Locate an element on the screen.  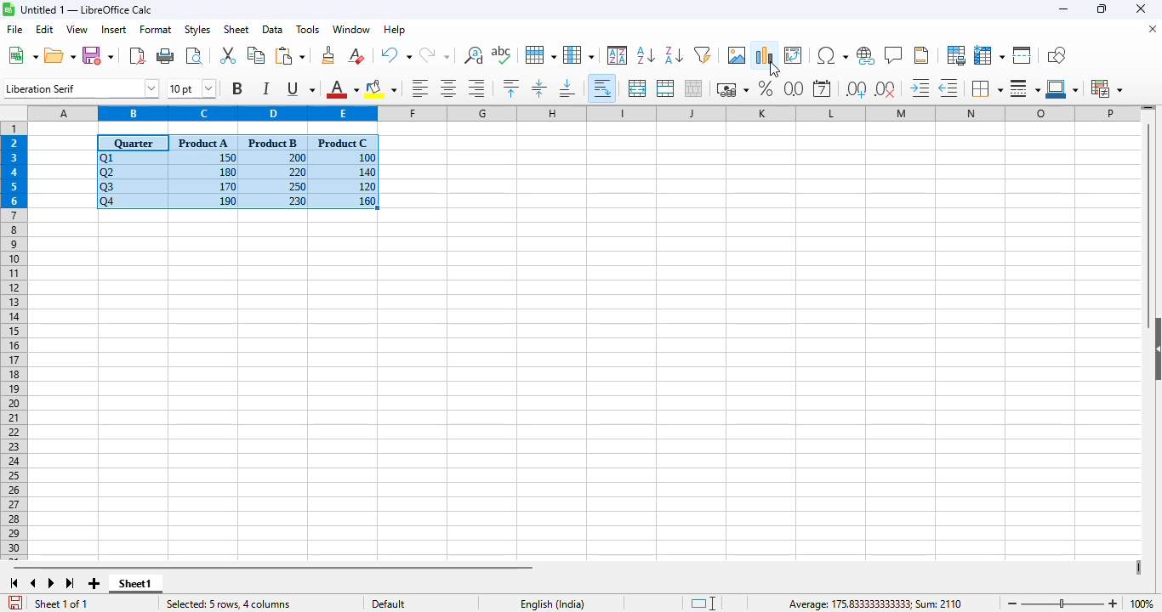
close is located at coordinates (1140, 8).